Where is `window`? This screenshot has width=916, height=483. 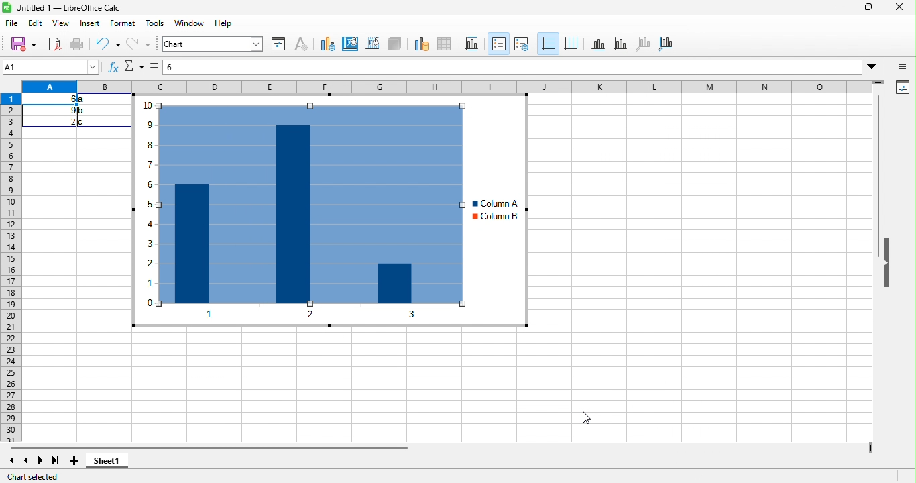
window is located at coordinates (190, 23).